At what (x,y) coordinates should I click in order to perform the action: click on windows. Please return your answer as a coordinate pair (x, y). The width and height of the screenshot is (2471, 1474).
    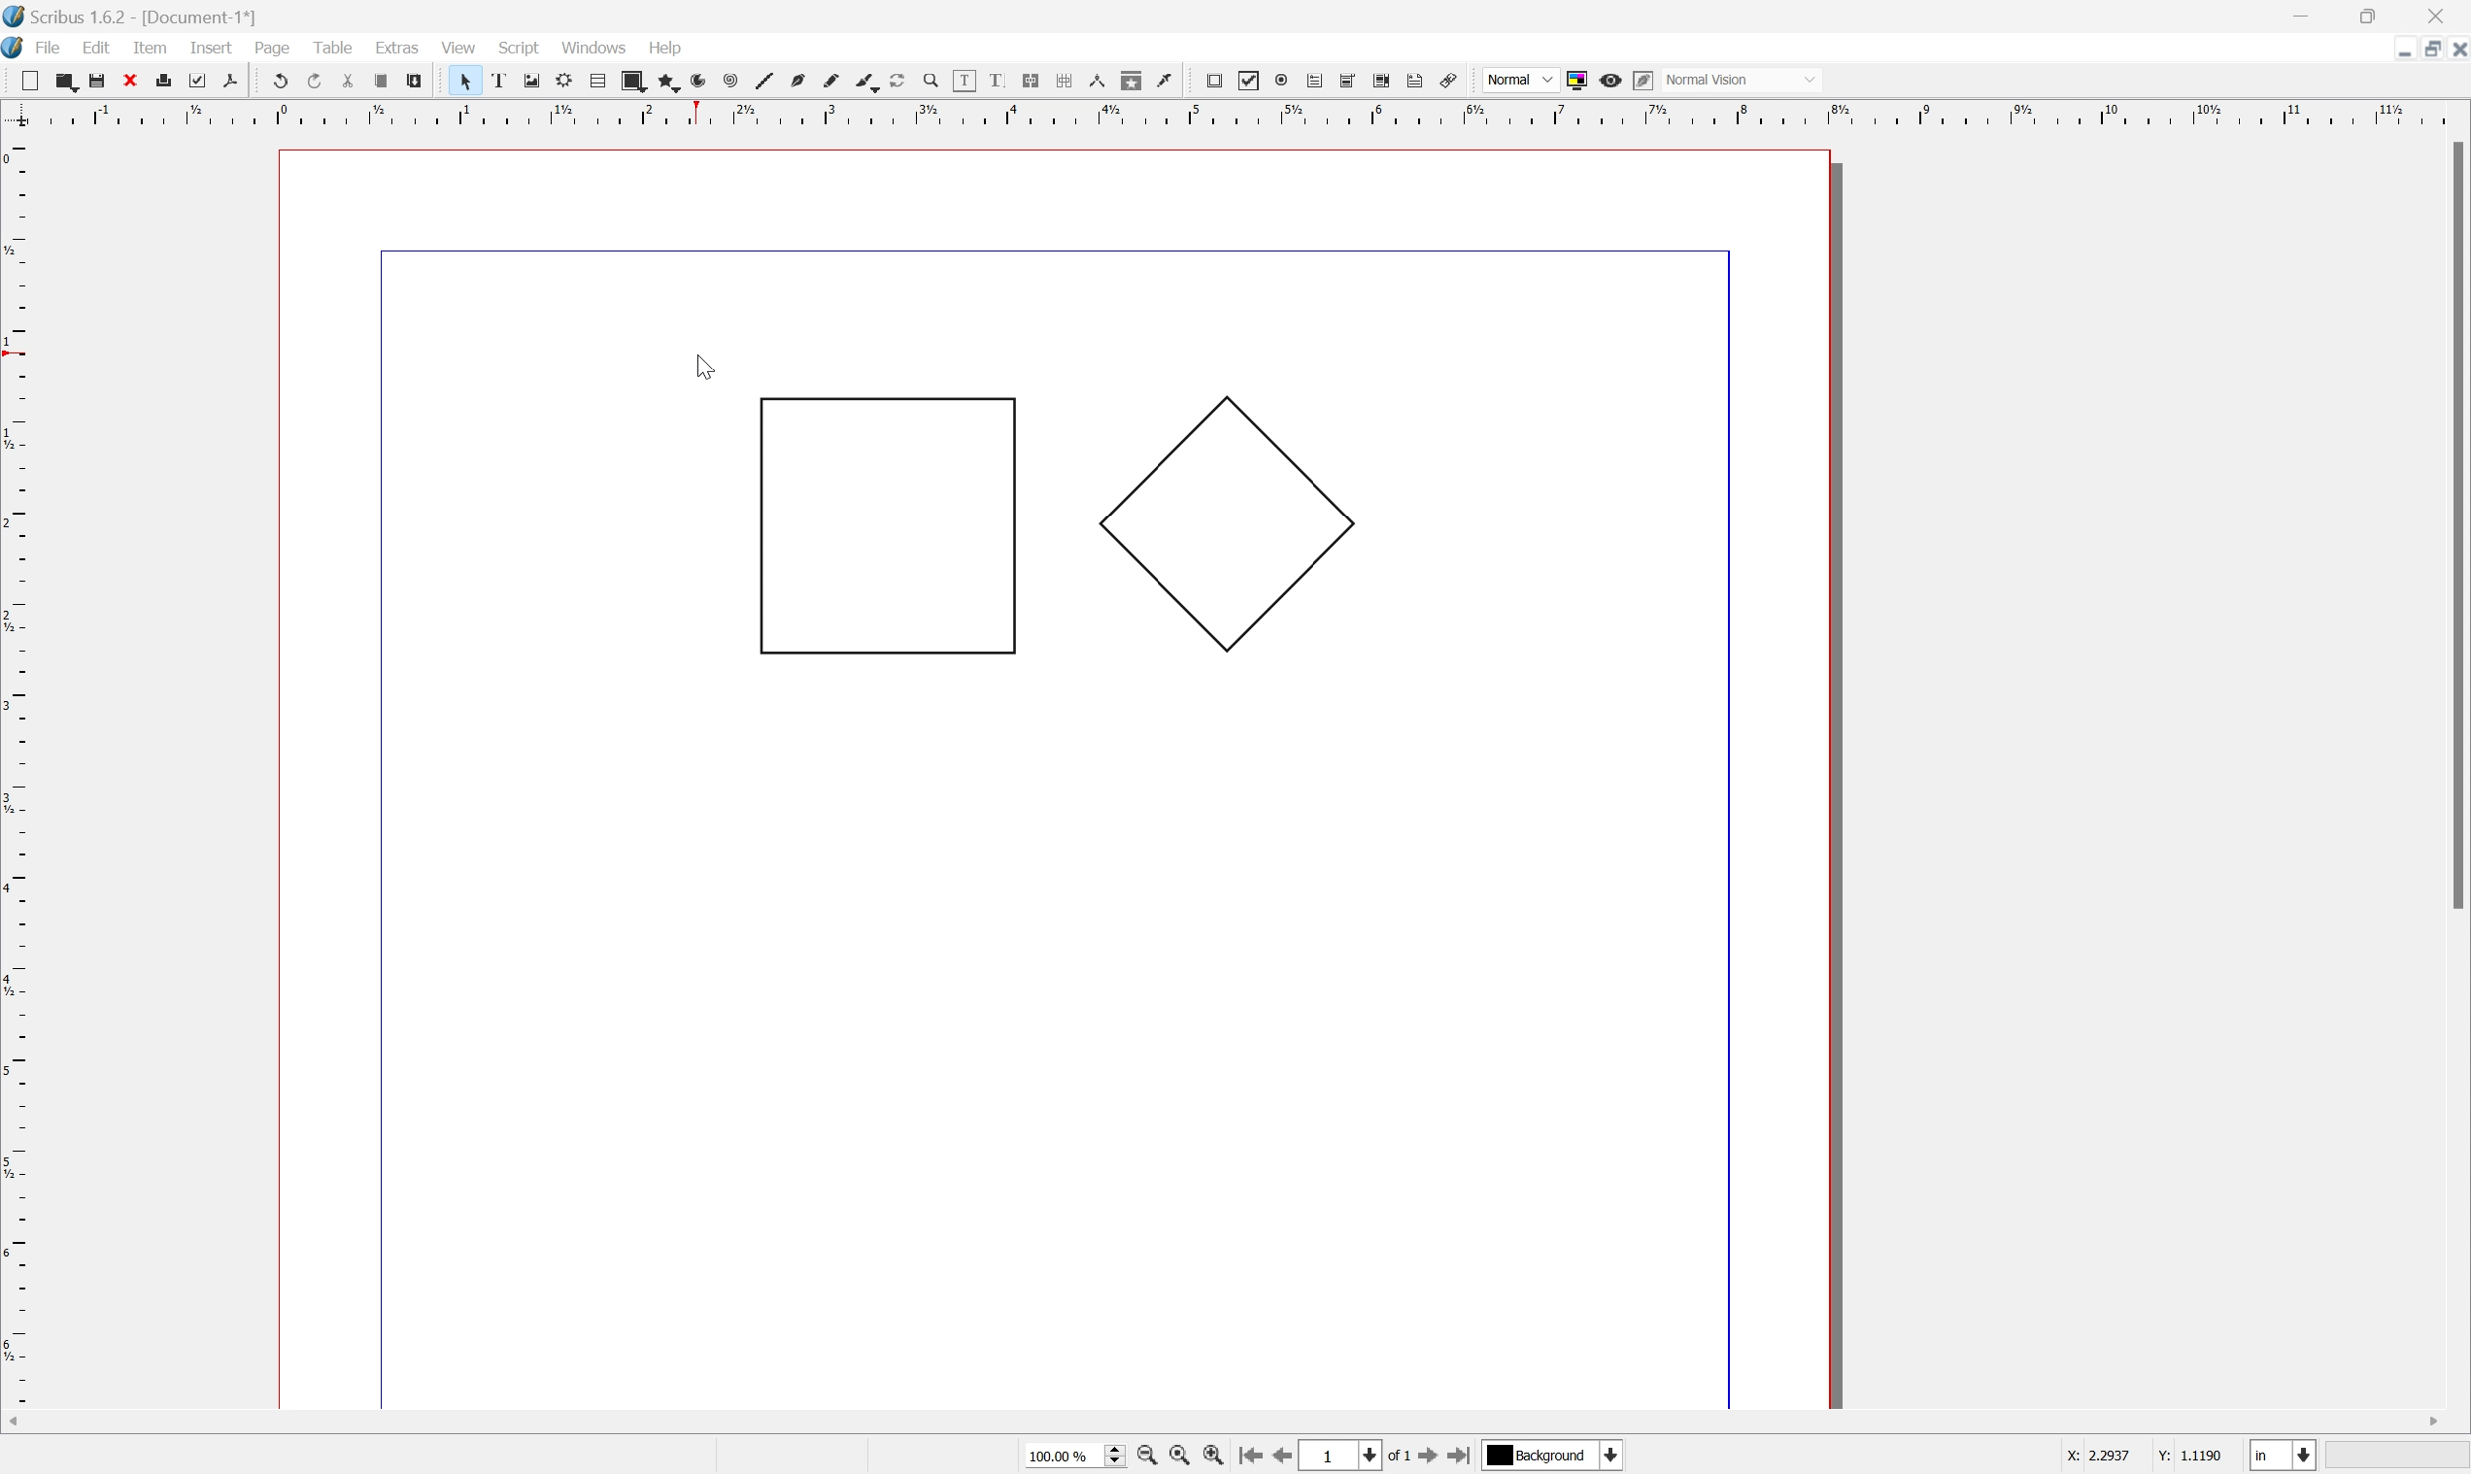
    Looking at the image, I should click on (598, 47).